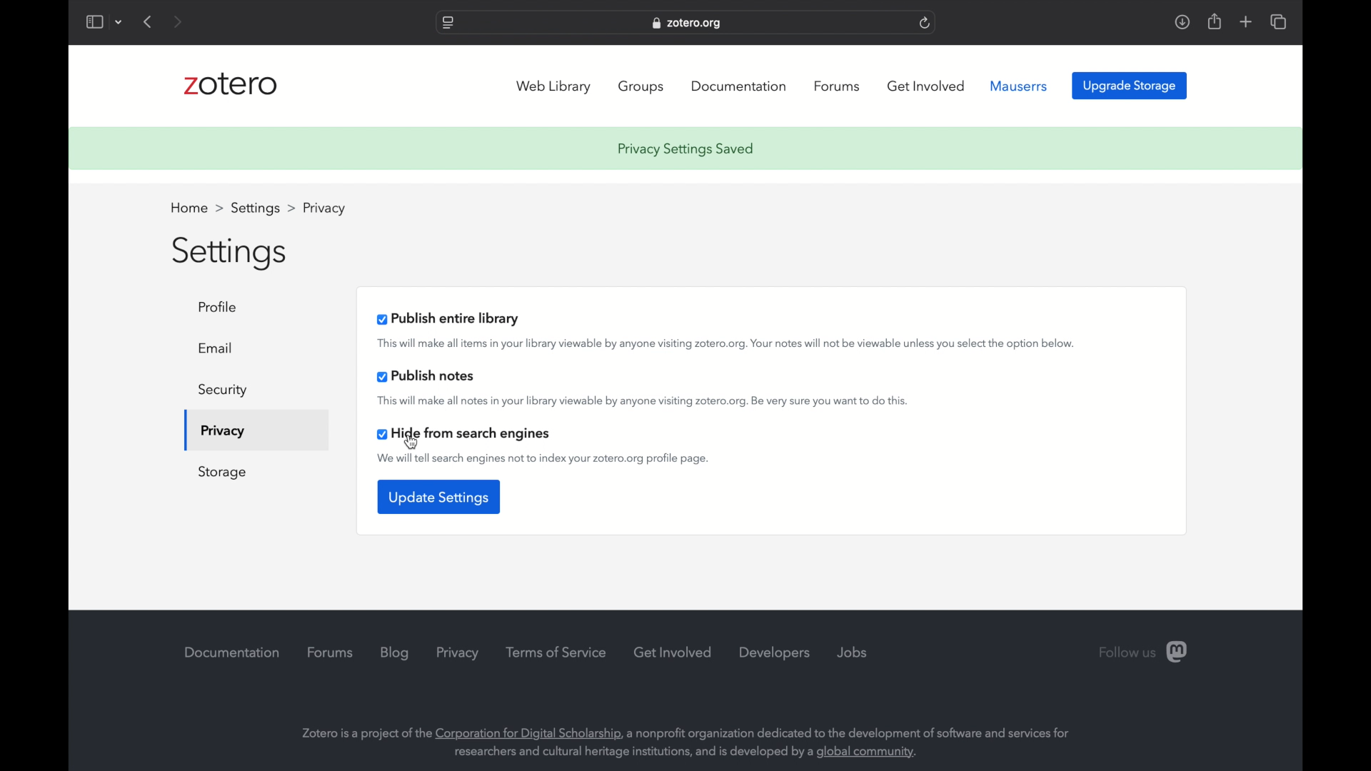 This screenshot has height=771, width=1371. Describe the element at coordinates (558, 652) in the screenshot. I see `terms of service` at that location.